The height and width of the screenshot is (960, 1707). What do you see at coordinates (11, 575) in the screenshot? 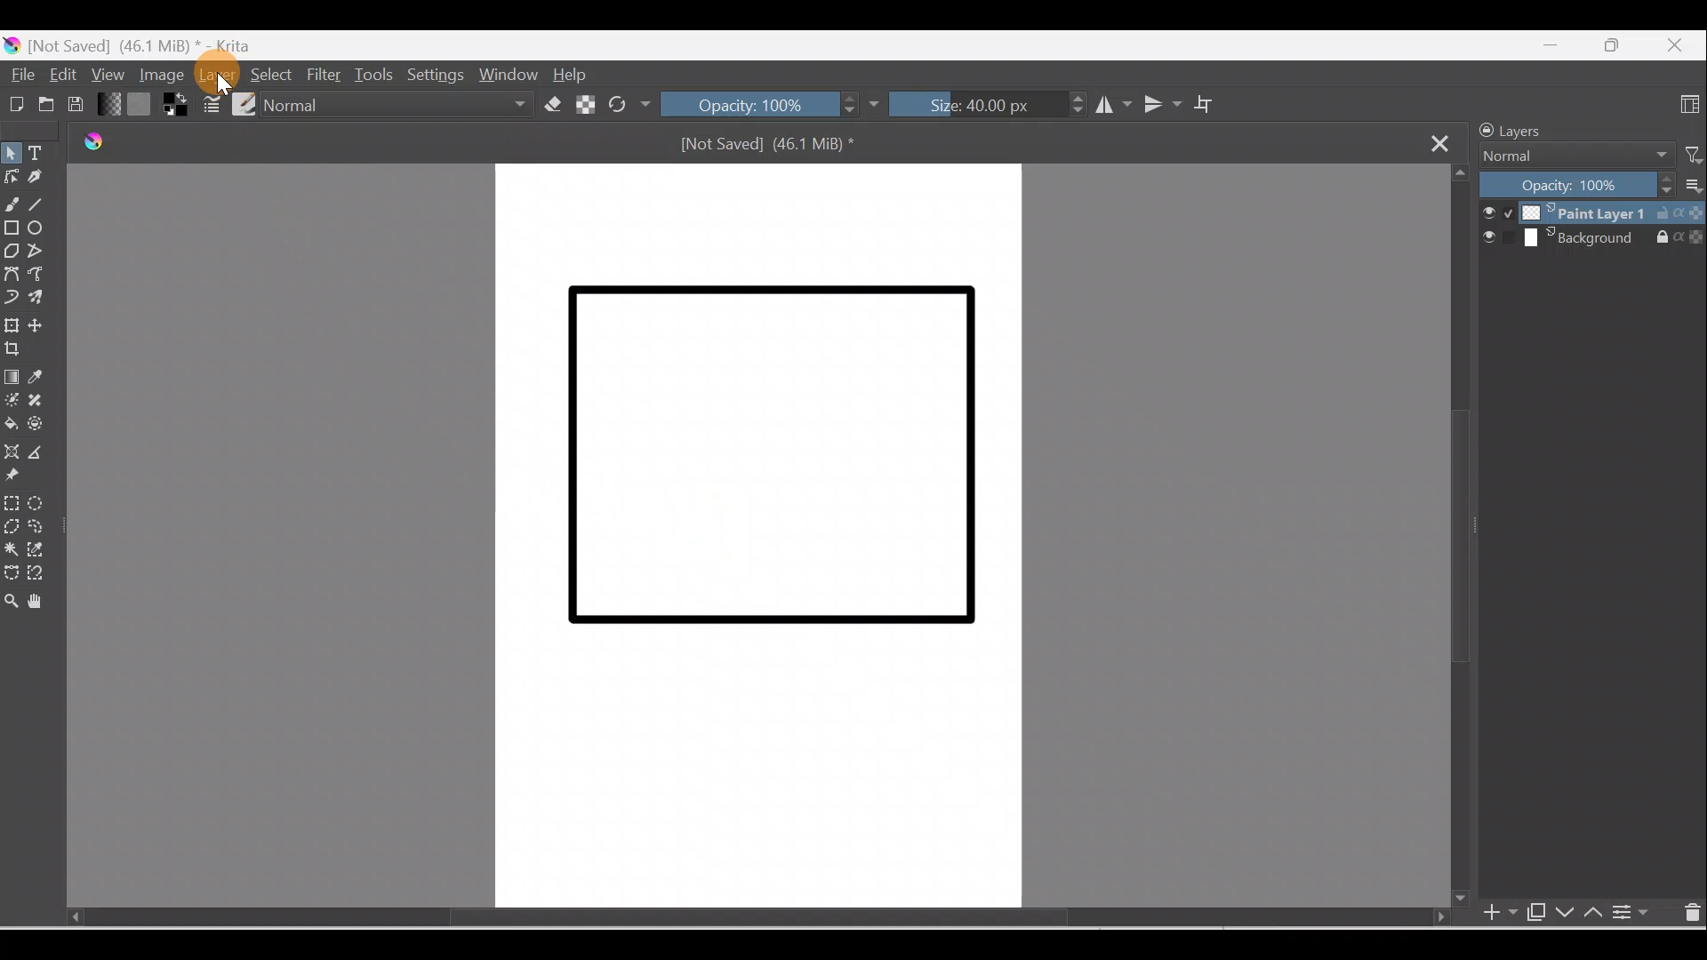
I see `Bezier curve selection tool` at bounding box center [11, 575].